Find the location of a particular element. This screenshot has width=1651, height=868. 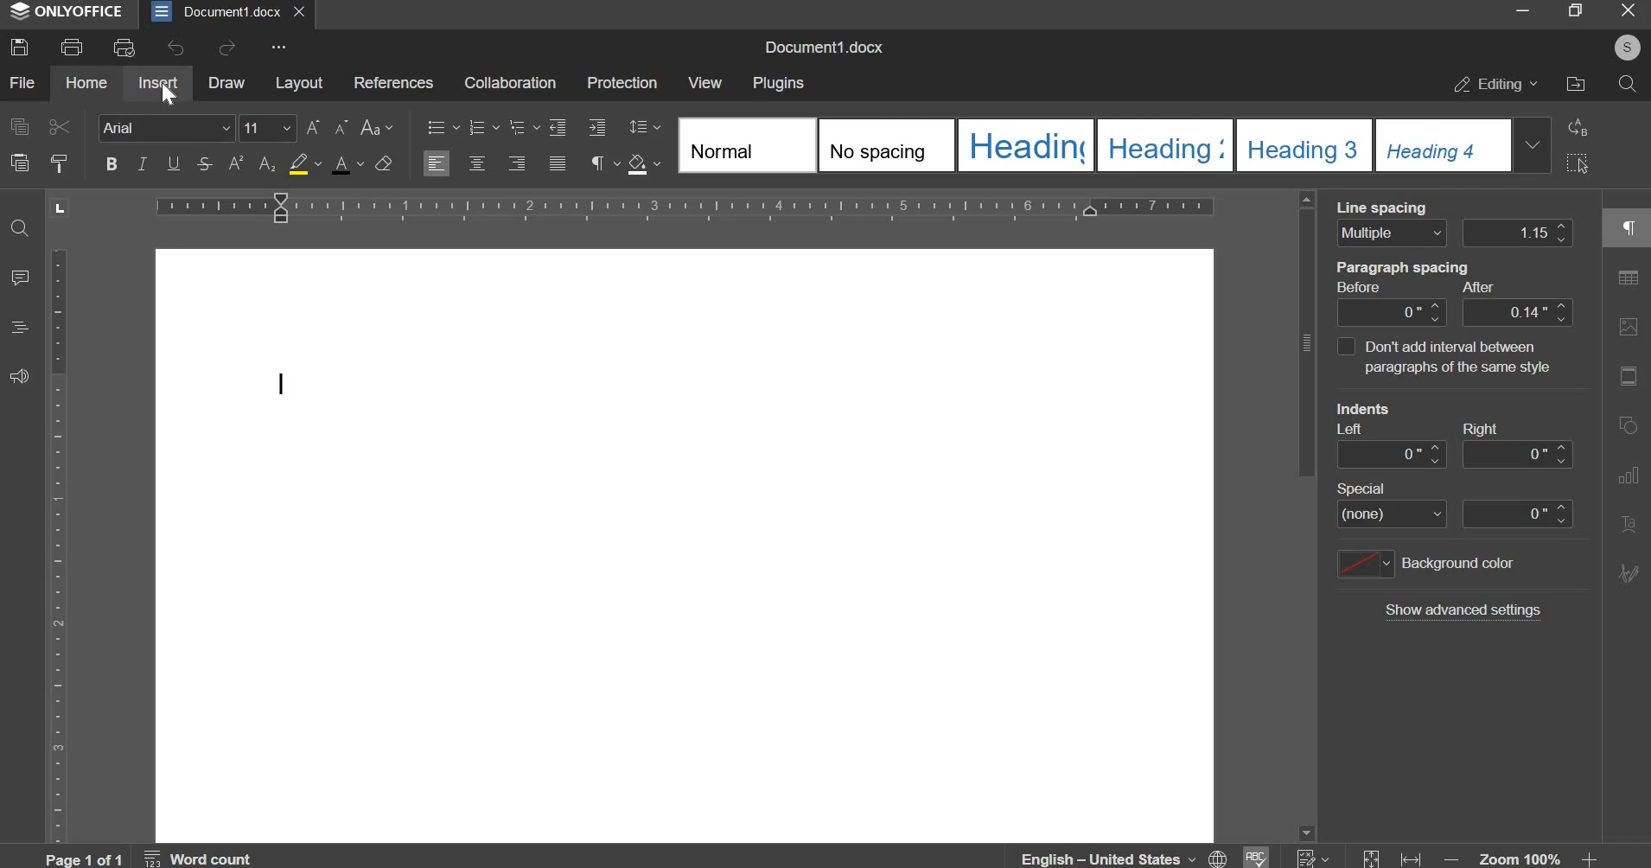

fill color is located at coordinates (302, 163).